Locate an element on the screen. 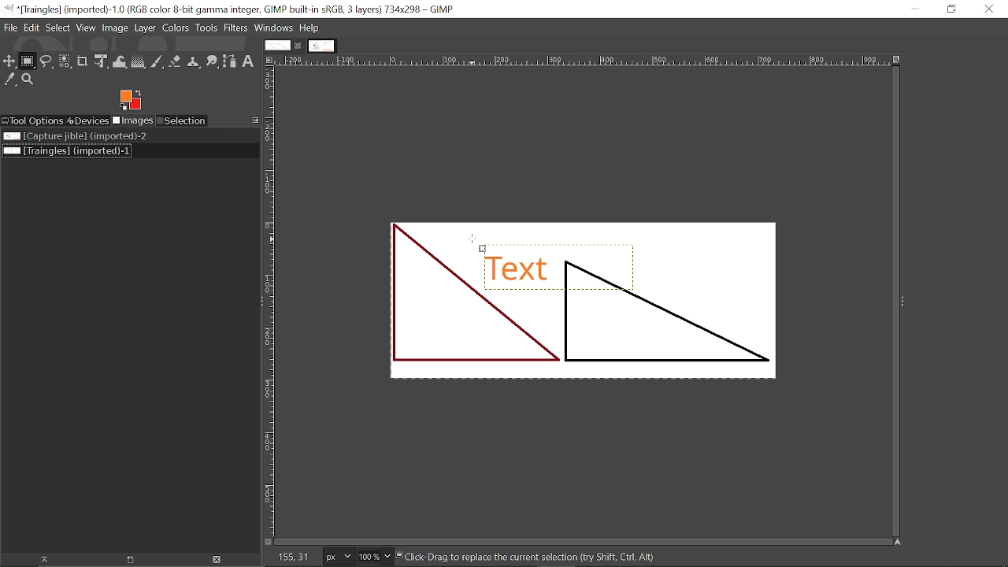 The width and height of the screenshot is (1008, 567). Unified transform tool is located at coordinates (101, 61).